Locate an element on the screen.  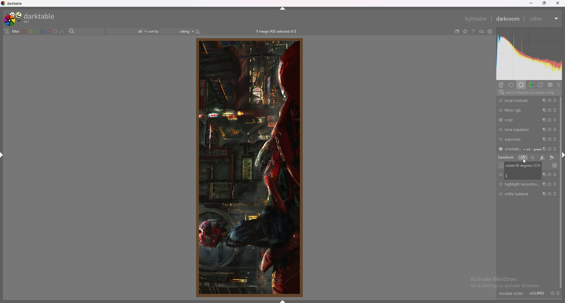
multiple instances action is located at coordinates (544, 184).